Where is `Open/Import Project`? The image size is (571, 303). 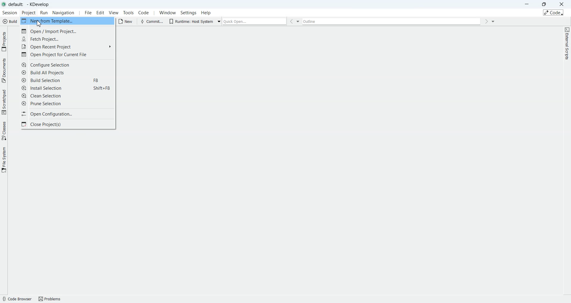
Open/Import Project is located at coordinates (67, 31).